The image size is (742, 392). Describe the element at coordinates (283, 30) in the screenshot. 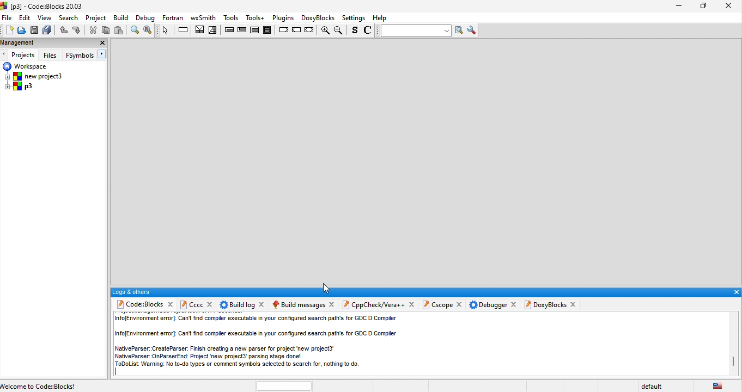

I see `break instruction` at that location.